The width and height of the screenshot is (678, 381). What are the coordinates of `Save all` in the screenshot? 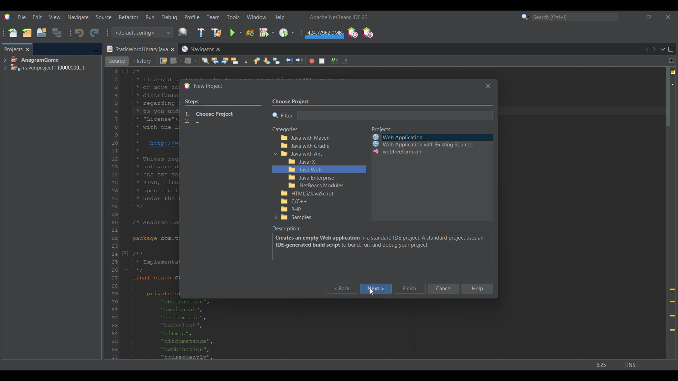 It's located at (57, 32).